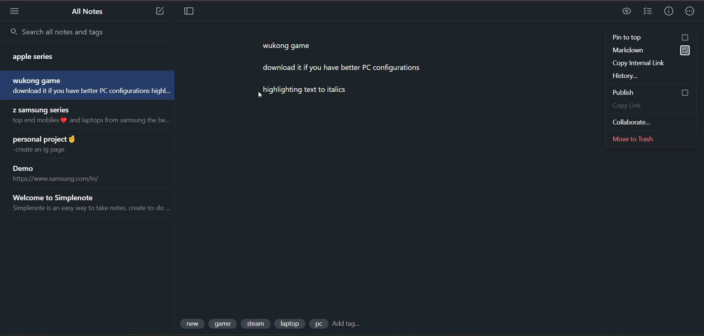 This screenshot has width=704, height=336. I want to click on cursor, so click(262, 96).